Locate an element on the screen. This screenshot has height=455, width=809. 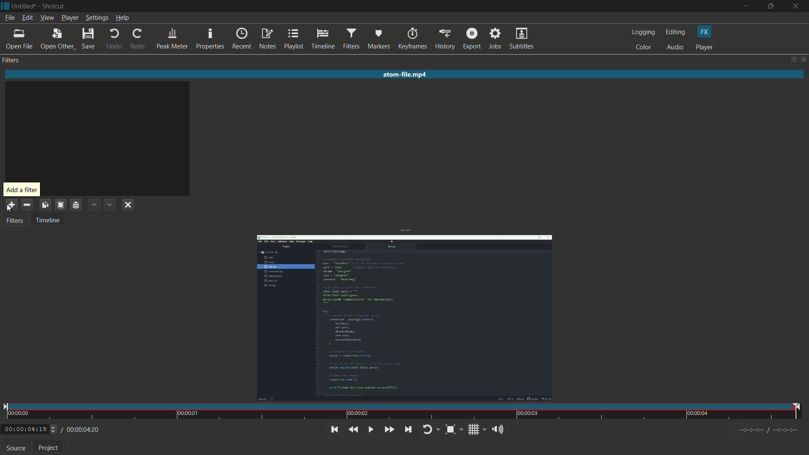
redo is located at coordinates (138, 39).